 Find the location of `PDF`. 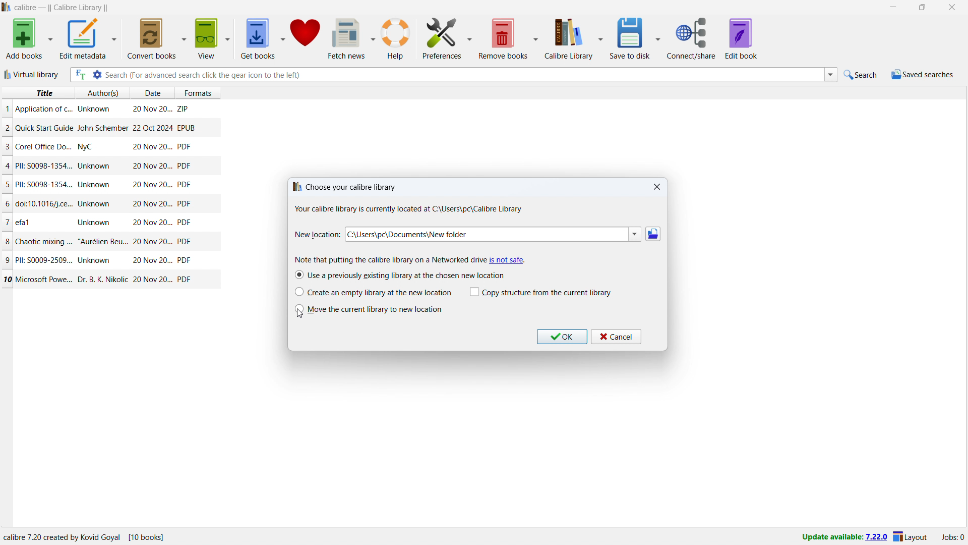

PDF is located at coordinates (184, 146).